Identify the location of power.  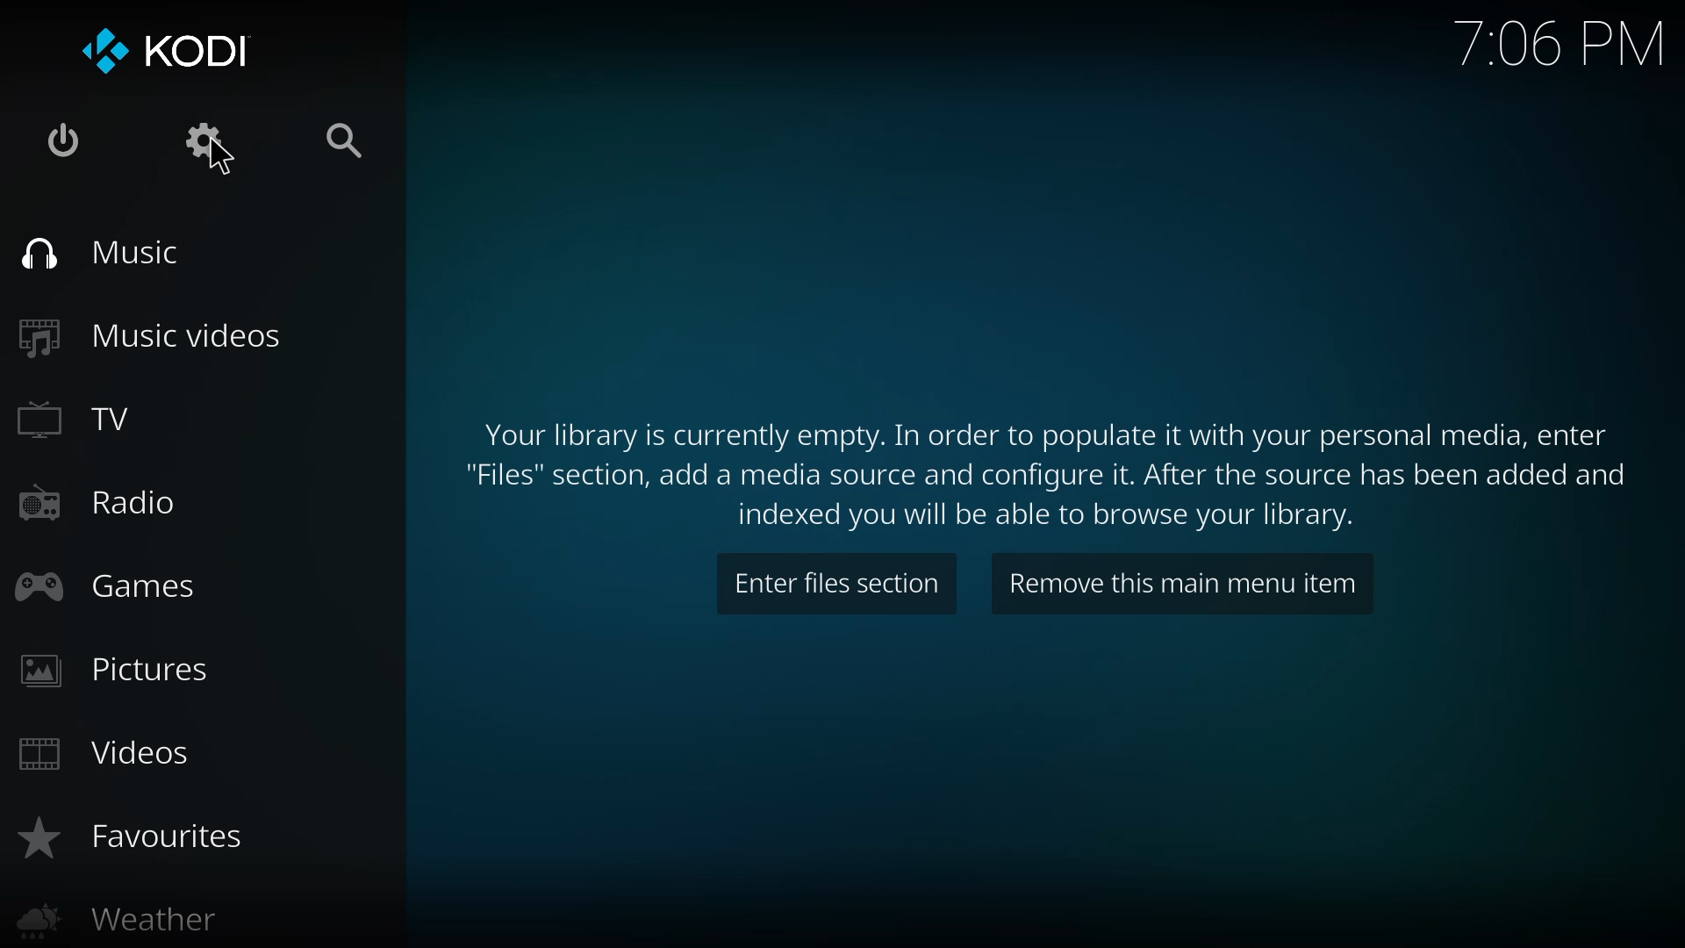
(60, 142).